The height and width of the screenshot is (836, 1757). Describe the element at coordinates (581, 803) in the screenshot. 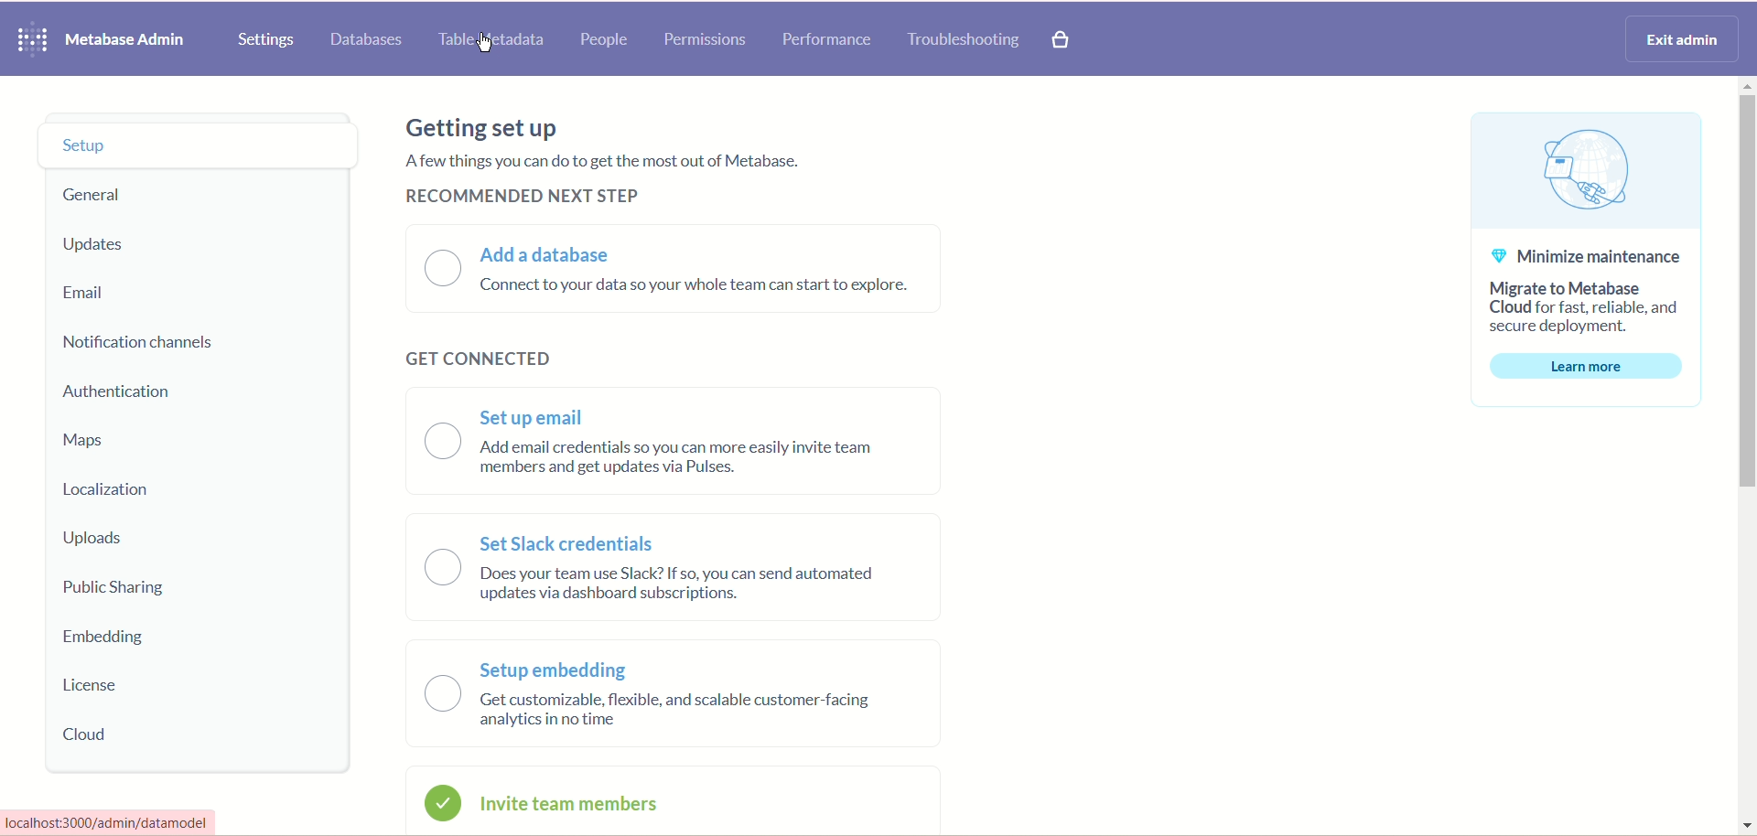

I see `invite team member` at that location.